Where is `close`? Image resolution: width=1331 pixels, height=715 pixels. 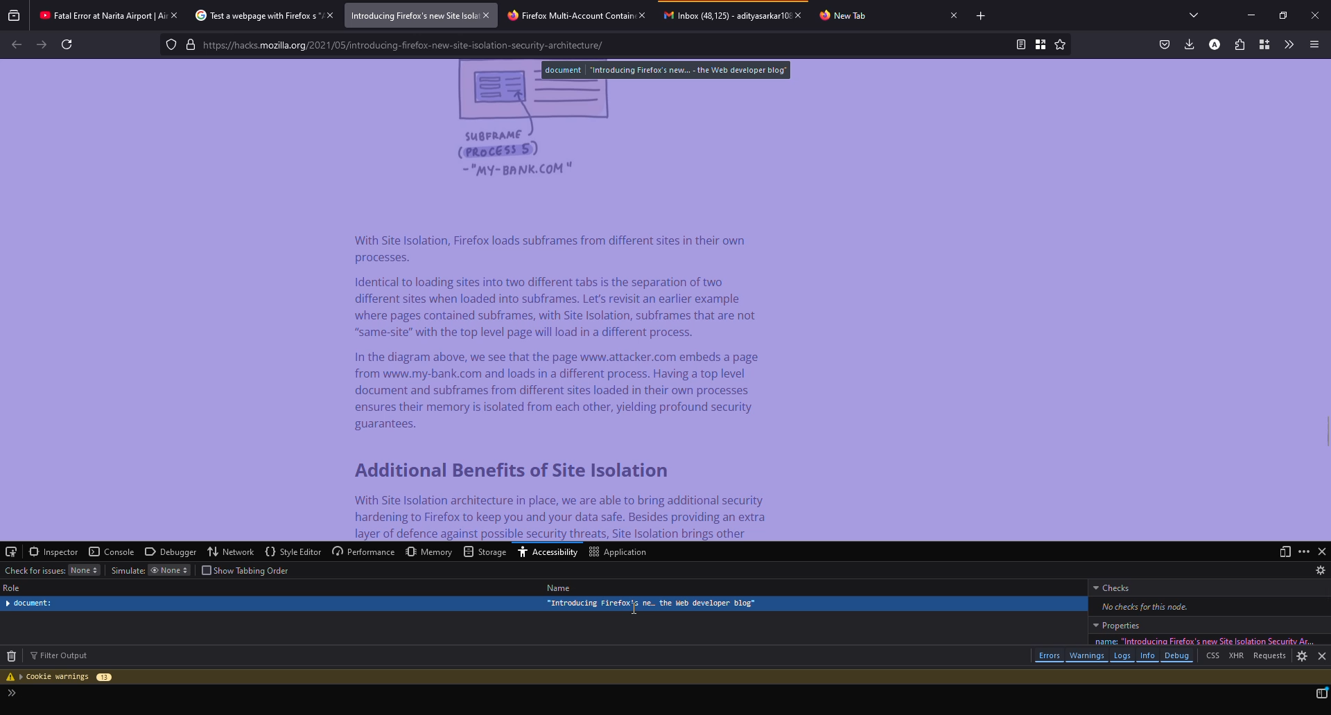 close is located at coordinates (1315, 15).